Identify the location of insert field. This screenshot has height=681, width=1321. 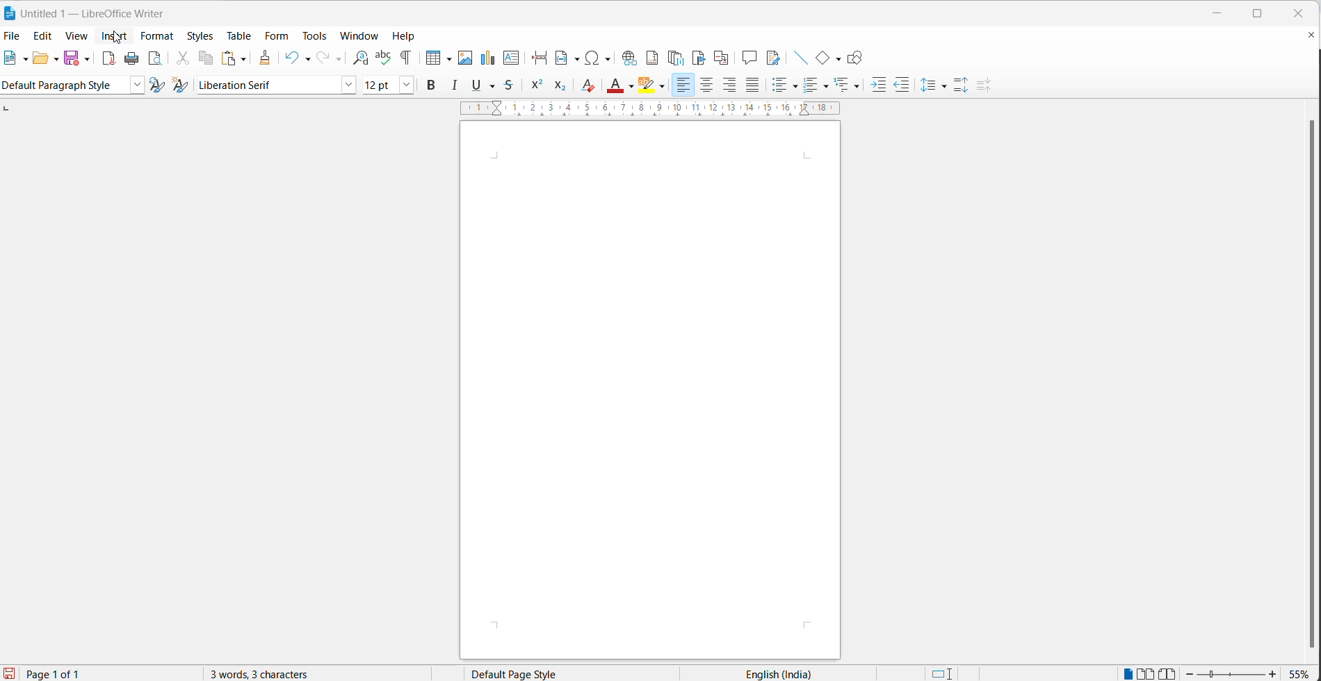
(566, 58).